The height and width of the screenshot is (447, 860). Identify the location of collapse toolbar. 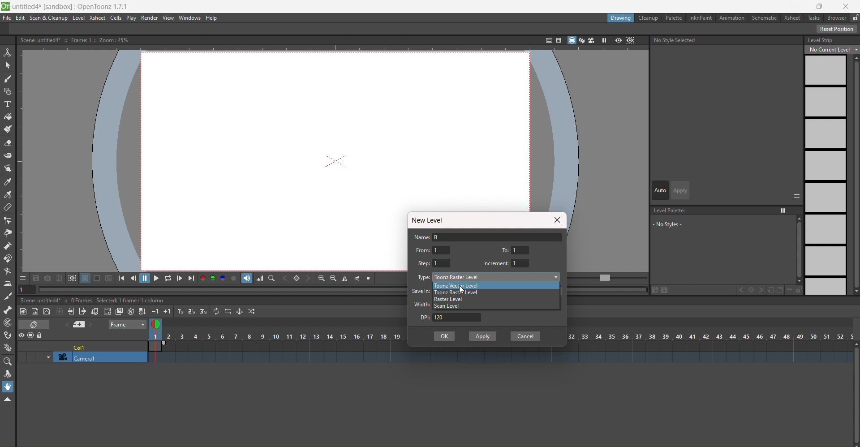
(8, 400).